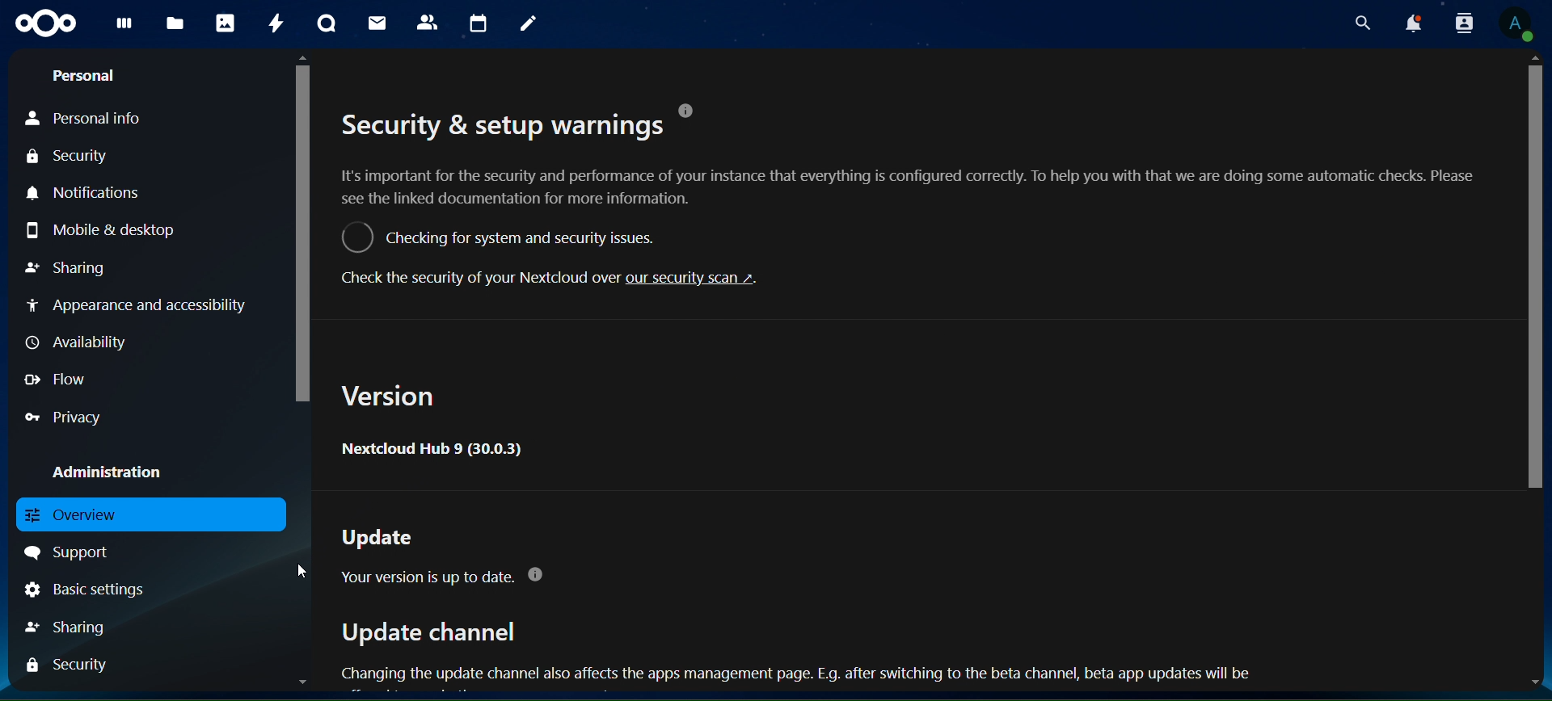 This screenshot has height=701, width=1552. What do you see at coordinates (327, 23) in the screenshot?
I see `talk` at bounding box center [327, 23].